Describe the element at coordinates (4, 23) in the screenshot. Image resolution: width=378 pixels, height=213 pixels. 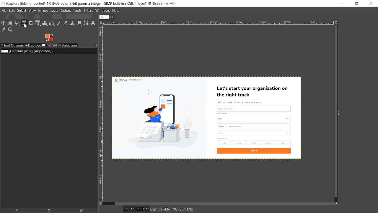
I see `Move tool` at that location.